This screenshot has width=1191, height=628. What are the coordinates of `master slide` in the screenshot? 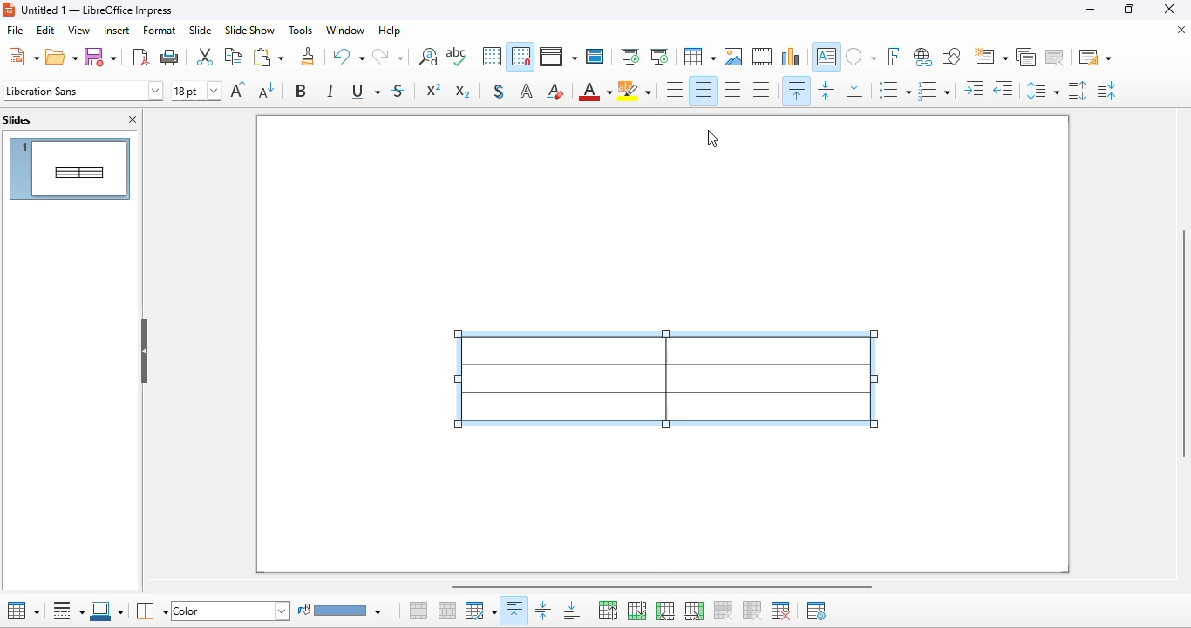 It's located at (595, 56).